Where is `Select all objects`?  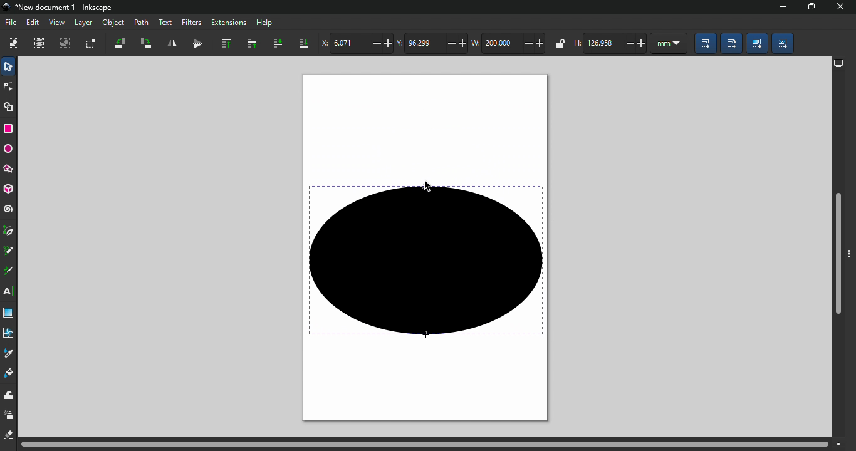 Select all objects is located at coordinates (16, 43).